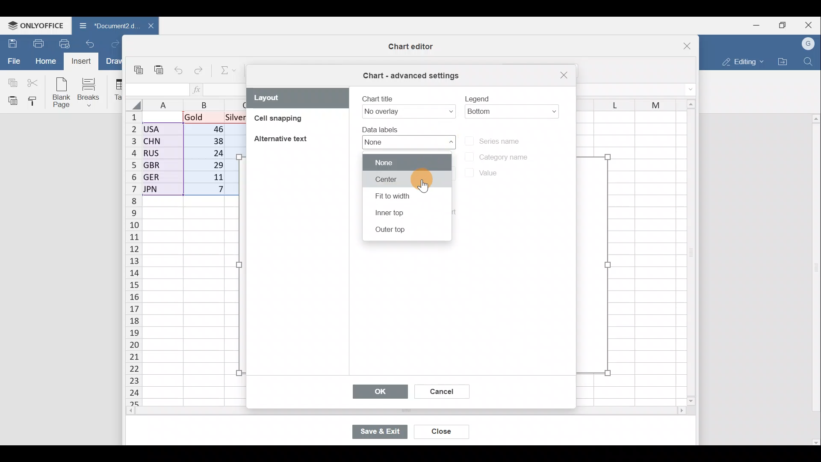  Describe the element at coordinates (403, 138) in the screenshot. I see `Data labels` at that location.